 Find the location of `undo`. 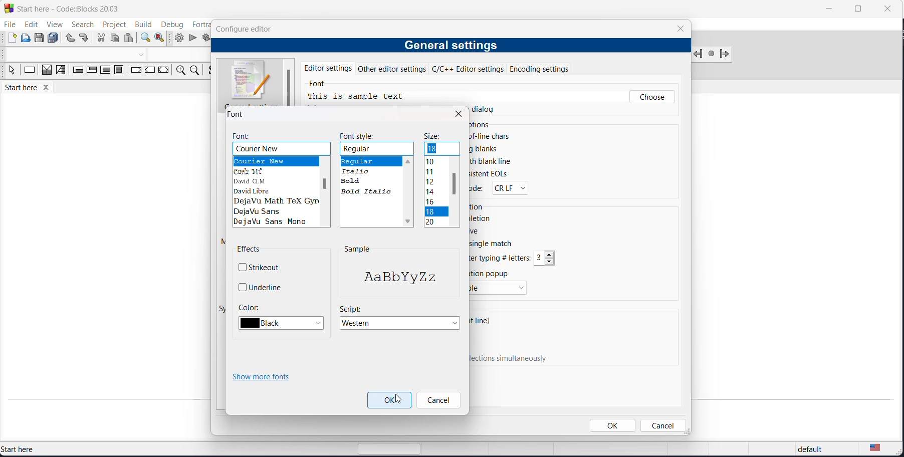

undo is located at coordinates (69, 39).